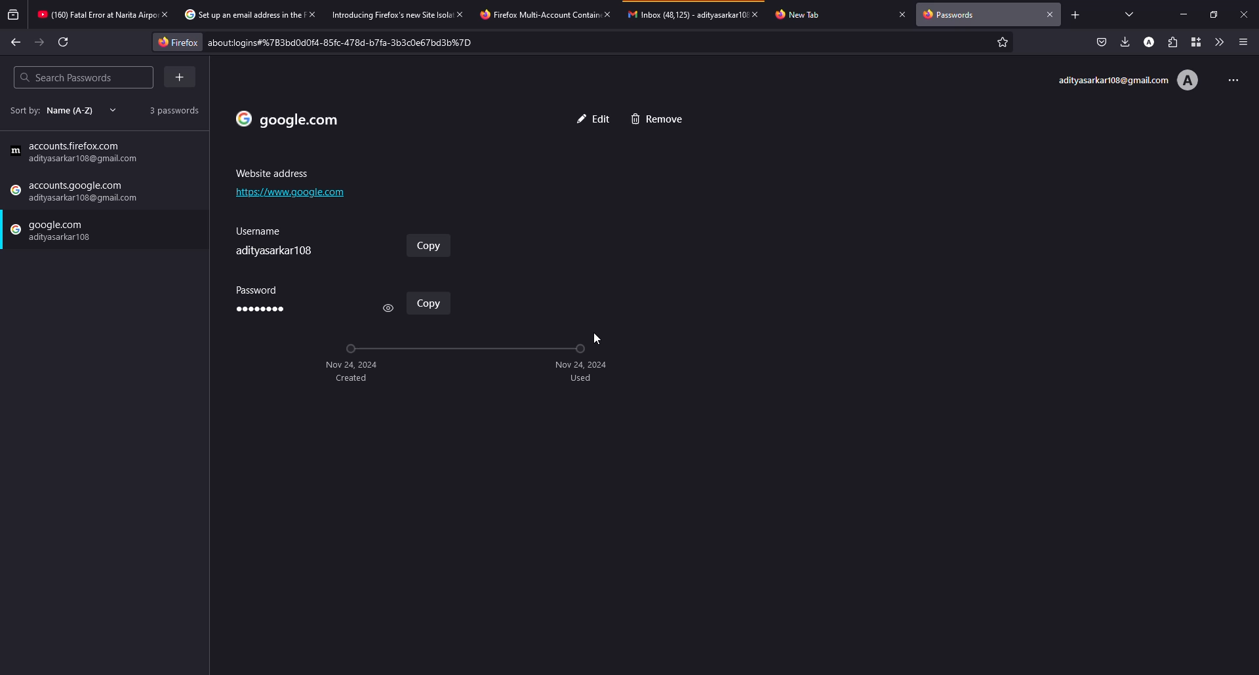  What do you see at coordinates (805, 14) in the screenshot?
I see `tab` at bounding box center [805, 14].